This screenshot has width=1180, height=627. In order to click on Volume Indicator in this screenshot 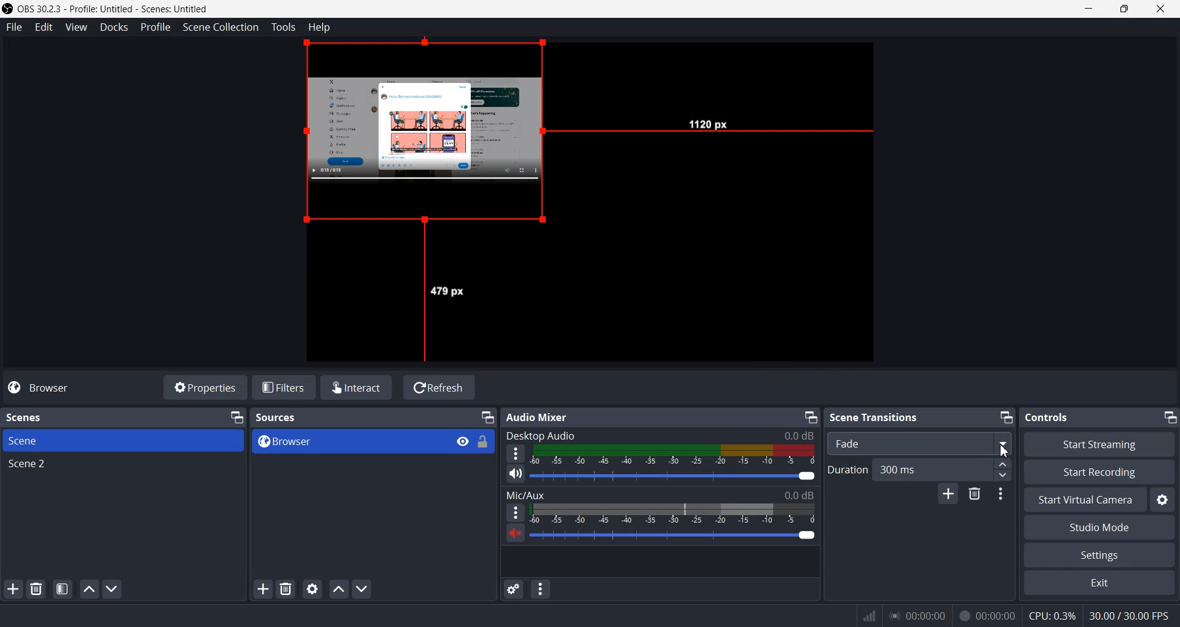, I will do `click(675, 455)`.